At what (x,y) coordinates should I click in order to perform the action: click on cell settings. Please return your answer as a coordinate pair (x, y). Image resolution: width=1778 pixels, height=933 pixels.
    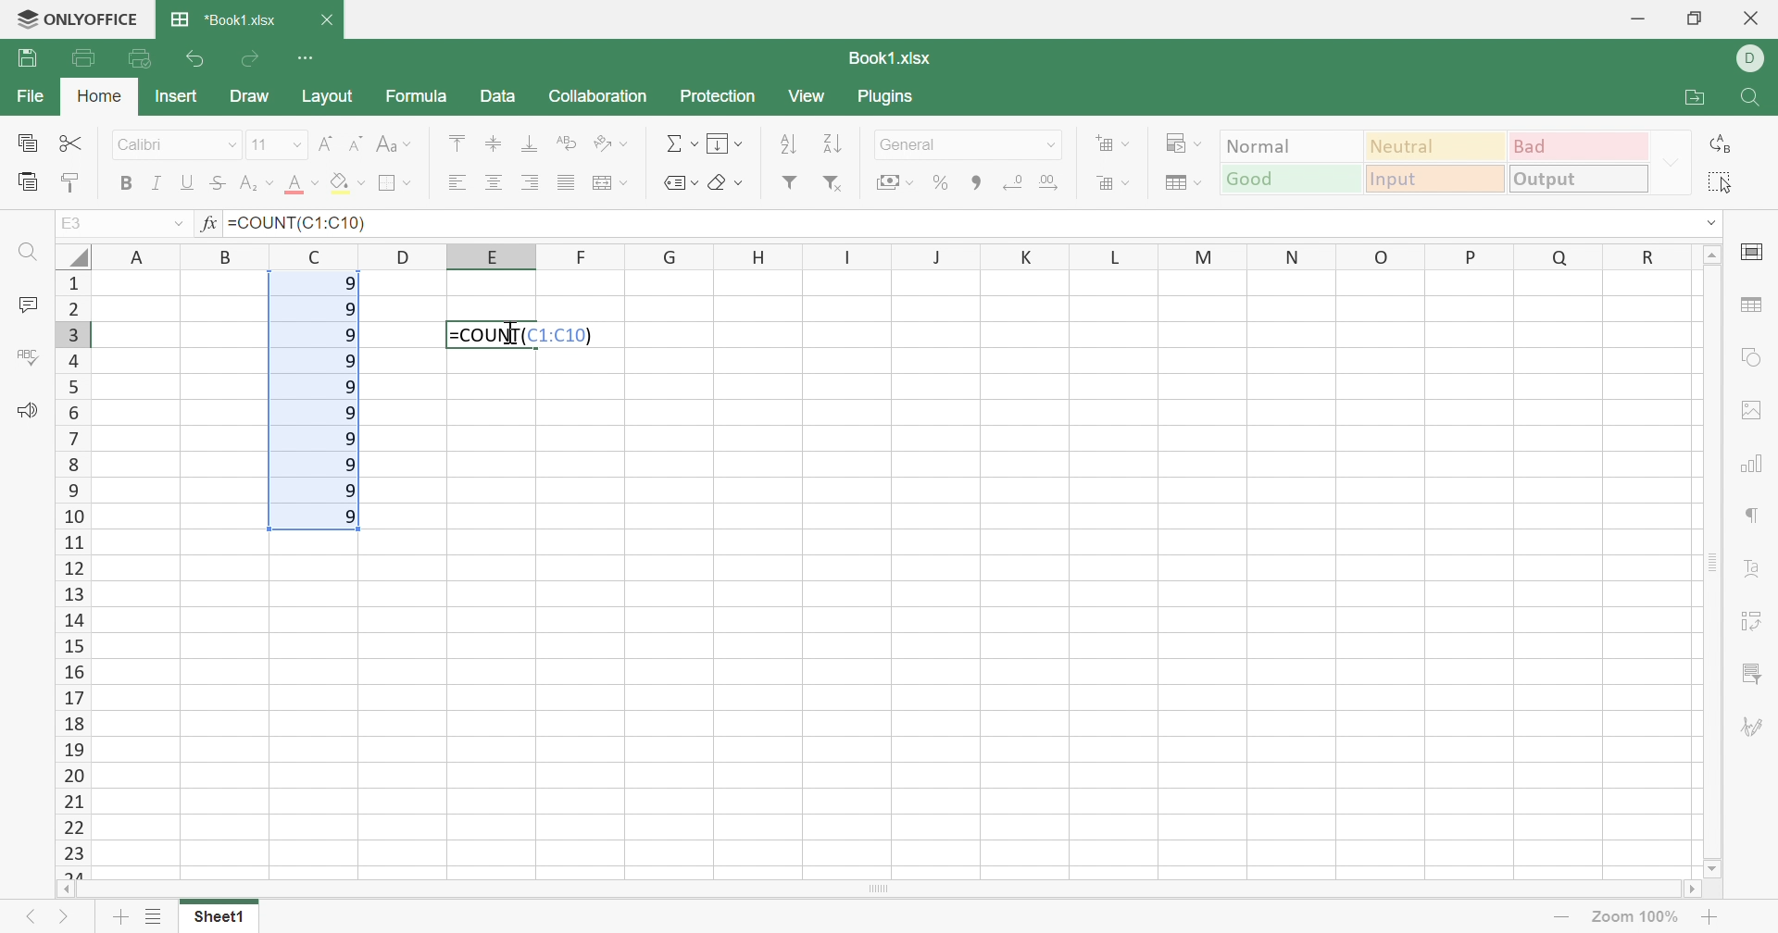
    Looking at the image, I should click on (1753, 255).